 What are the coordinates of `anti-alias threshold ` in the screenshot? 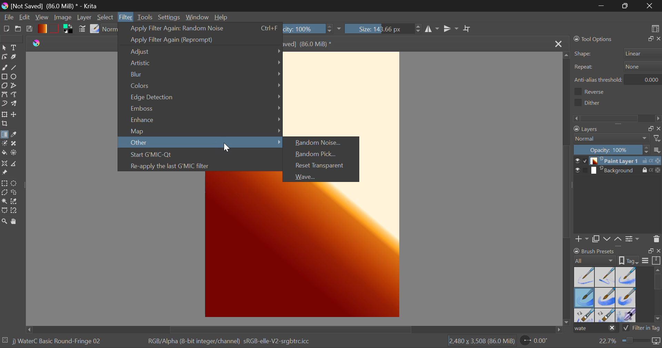 It's located at (645, 79).